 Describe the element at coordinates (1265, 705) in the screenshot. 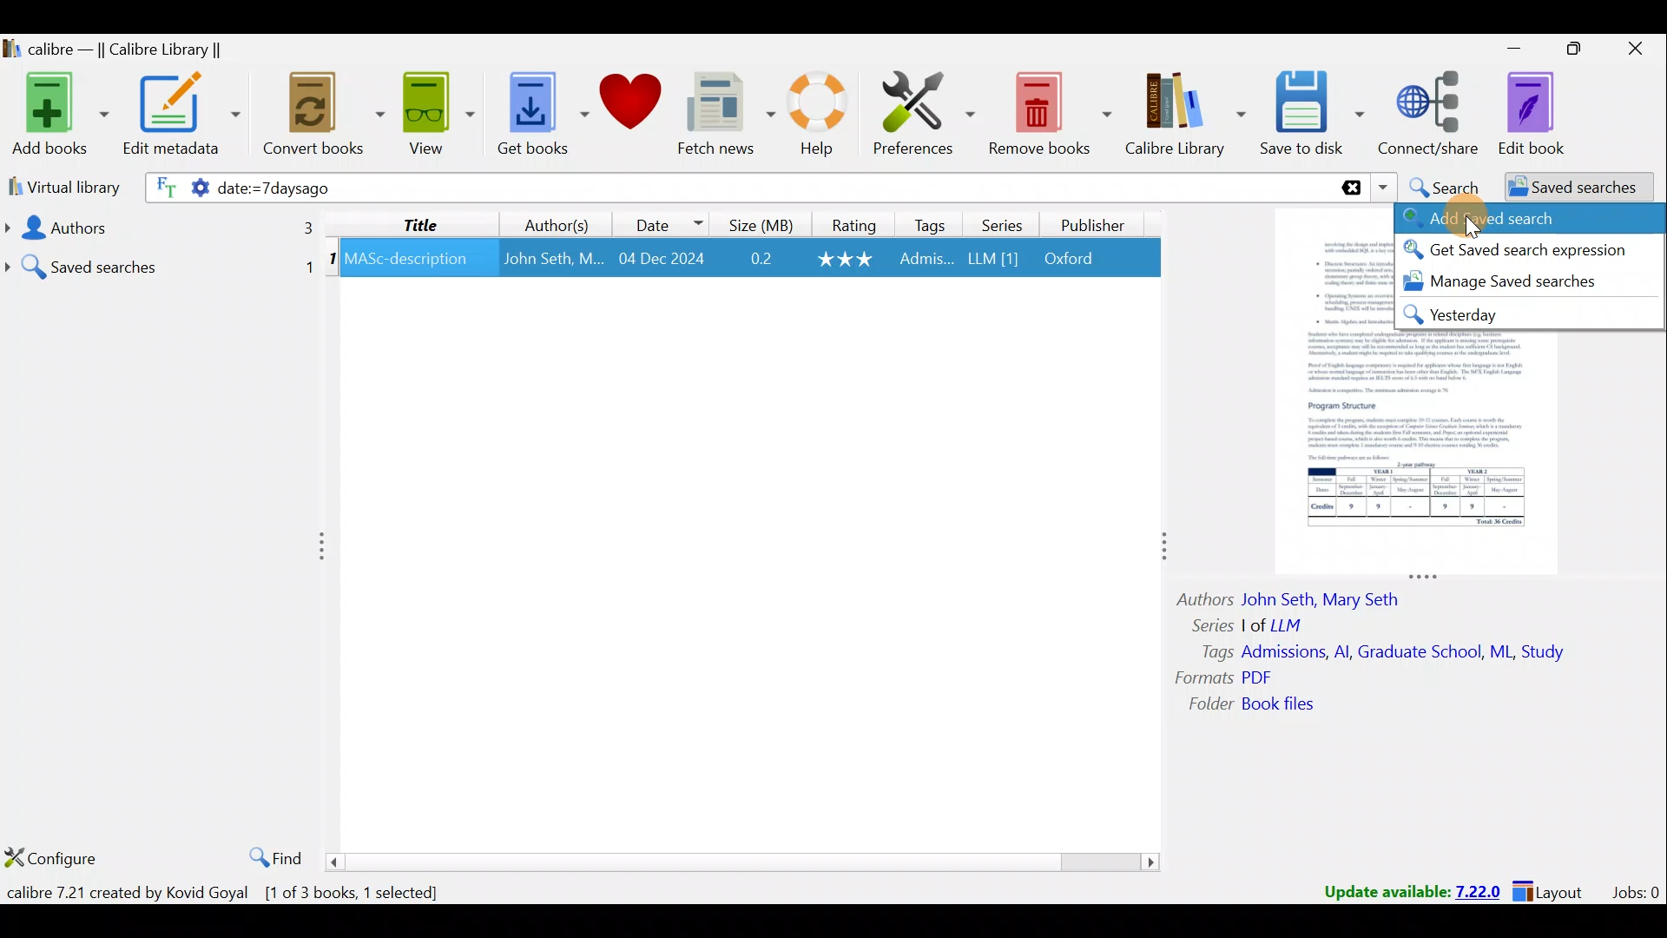

I see `Folder book files` at that location.